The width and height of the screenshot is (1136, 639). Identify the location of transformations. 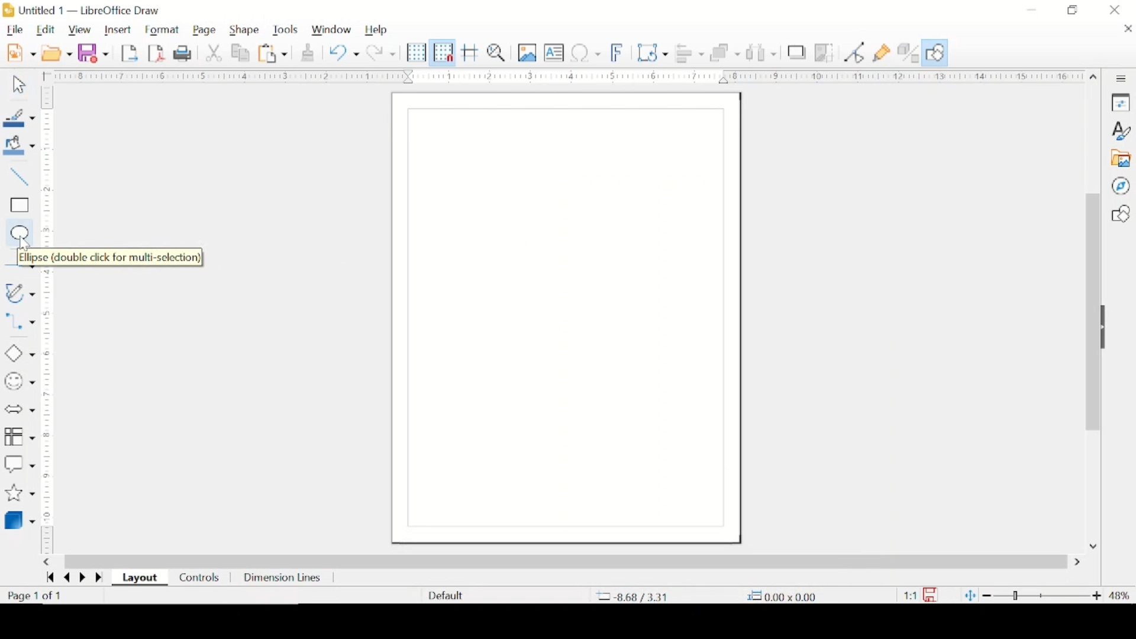
(653, 52).